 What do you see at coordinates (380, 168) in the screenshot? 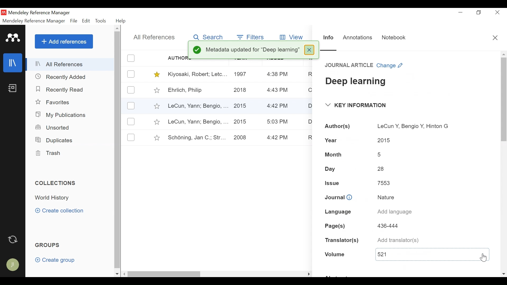
I see `28` at bounding box center [380, 168].